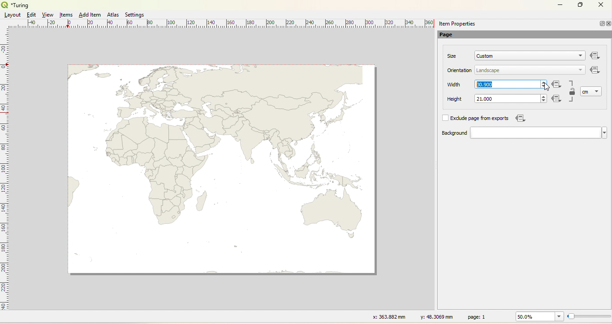 The width and height of the screenshot is (612, 324). Describe the element at coordinates (444, 118) in the screenshot. I see `Check box` at that location.